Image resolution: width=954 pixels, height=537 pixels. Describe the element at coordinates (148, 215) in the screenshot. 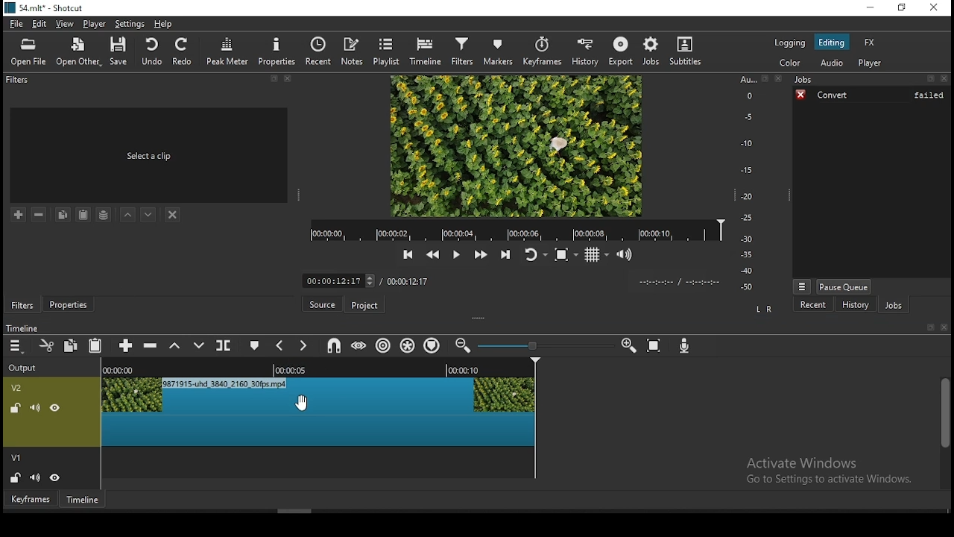

I see `move filter down` at that location.